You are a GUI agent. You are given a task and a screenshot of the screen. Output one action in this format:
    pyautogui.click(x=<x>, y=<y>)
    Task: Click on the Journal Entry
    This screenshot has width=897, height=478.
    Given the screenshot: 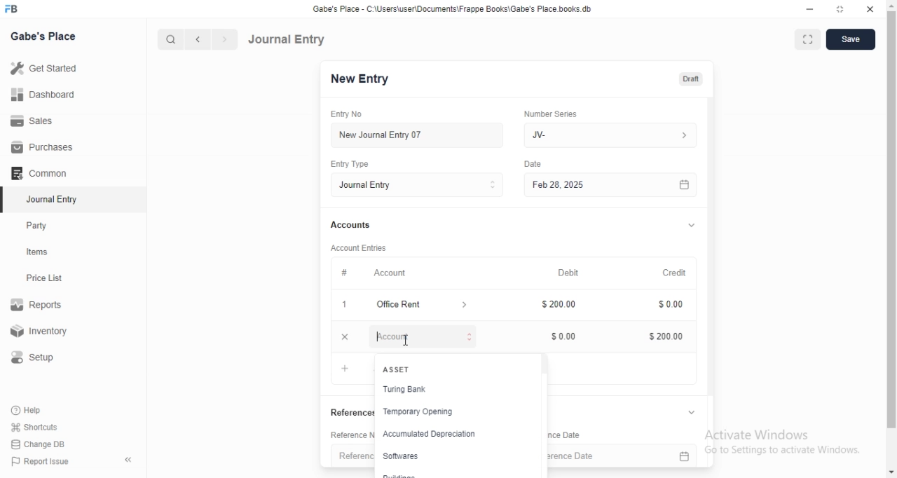 What is the action you would take?
    pyautogui.click(x=287, y=39)
    